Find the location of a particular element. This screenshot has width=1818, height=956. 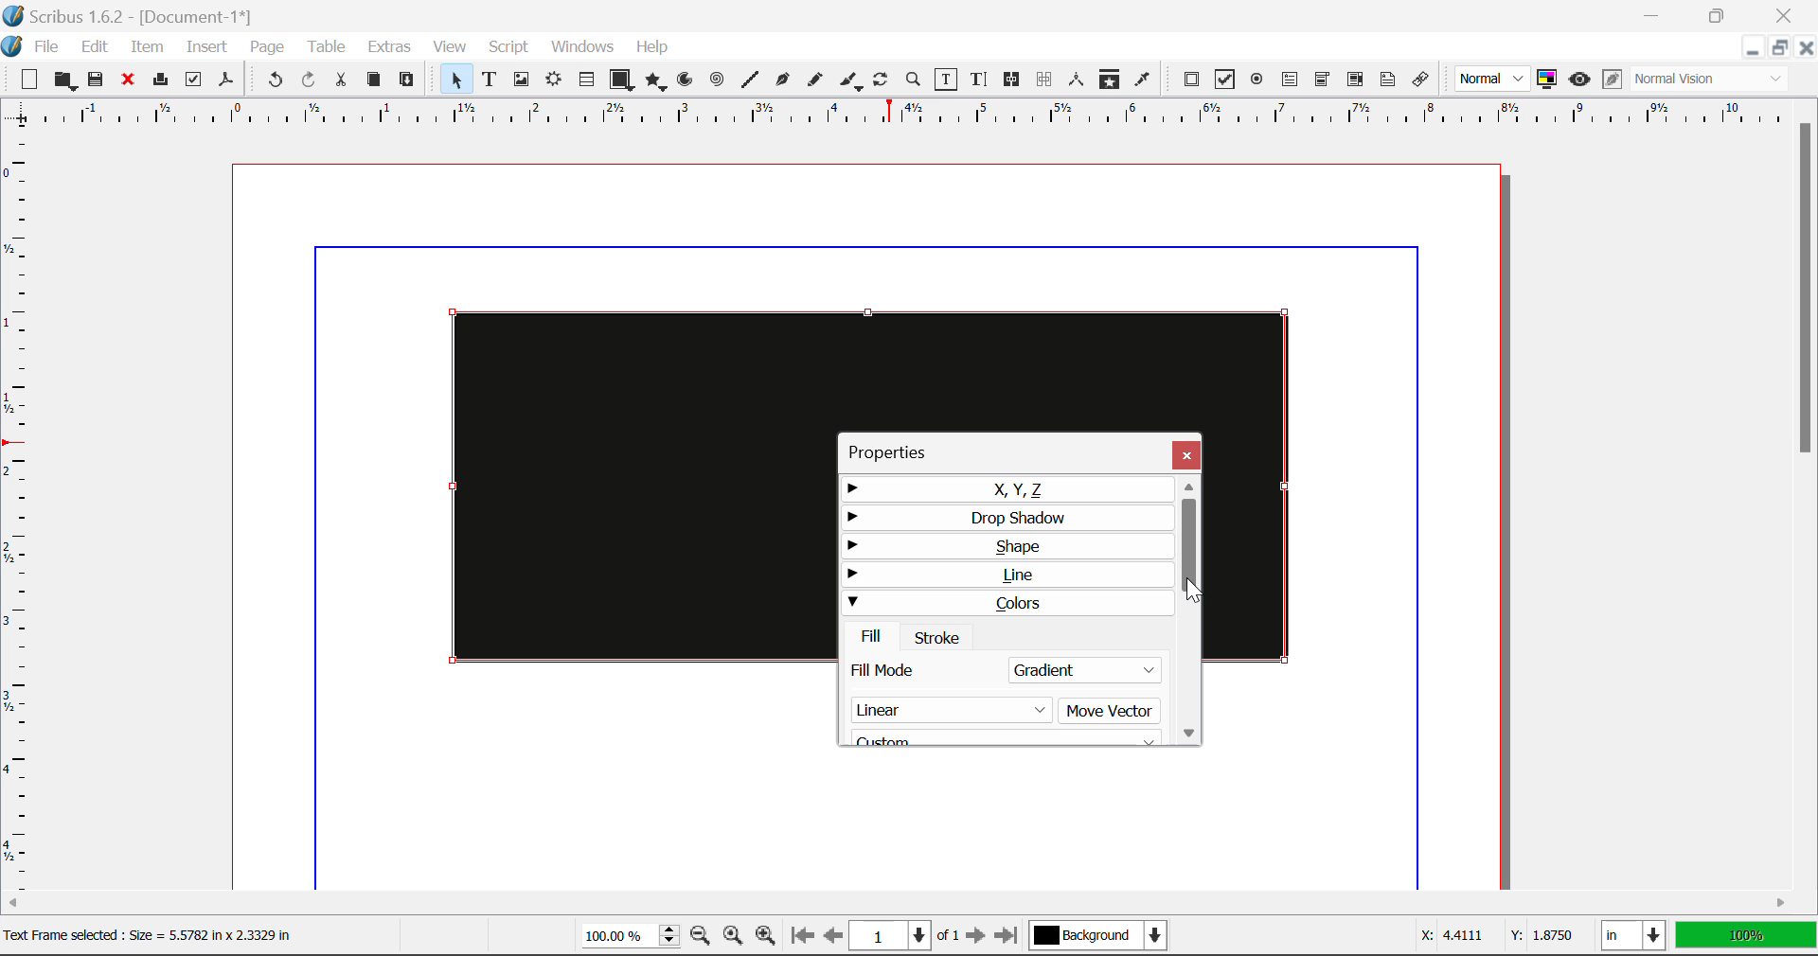

Copy is located at coordinates (375, 80).